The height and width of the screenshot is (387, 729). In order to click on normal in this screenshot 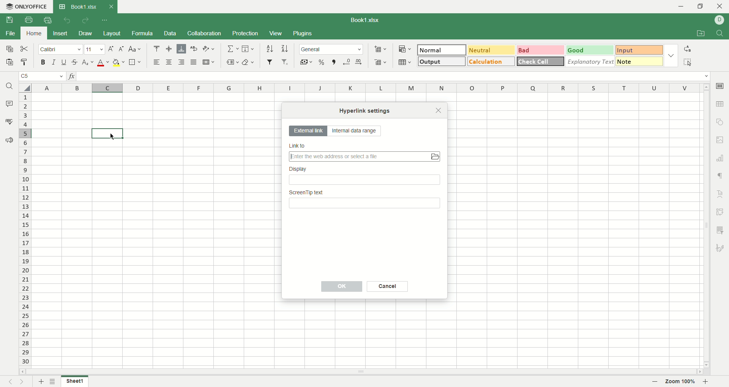, I will do `click(442, 50)`.